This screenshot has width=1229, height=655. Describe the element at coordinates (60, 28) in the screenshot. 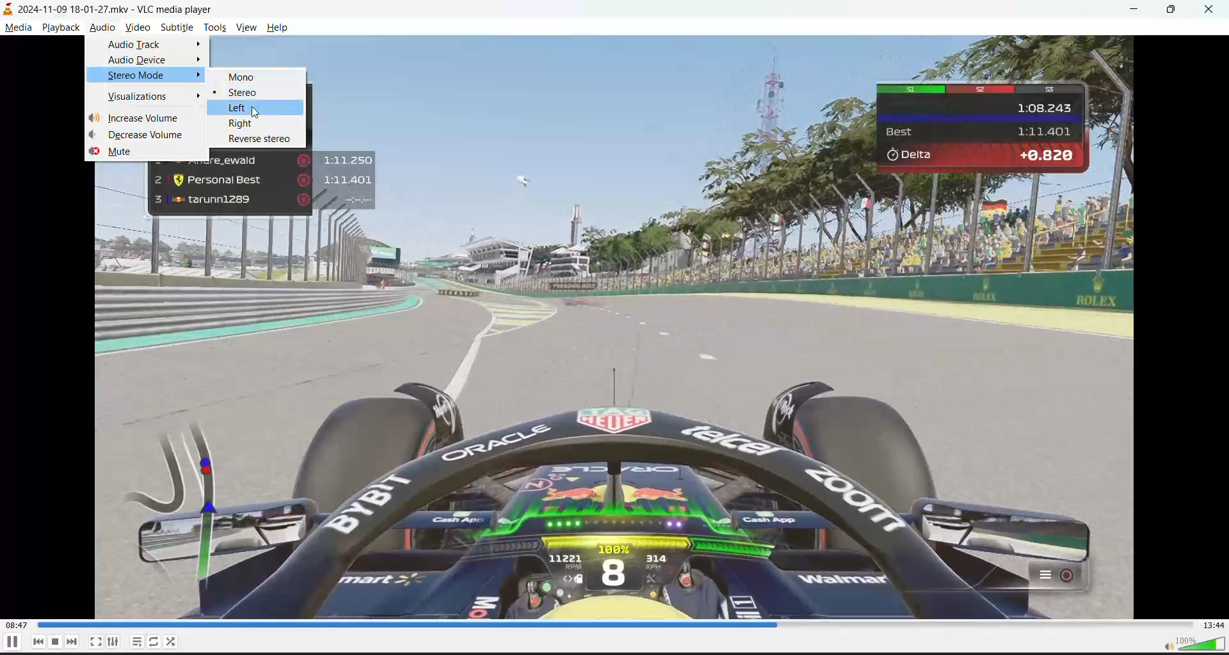

I see `playback` at that location.